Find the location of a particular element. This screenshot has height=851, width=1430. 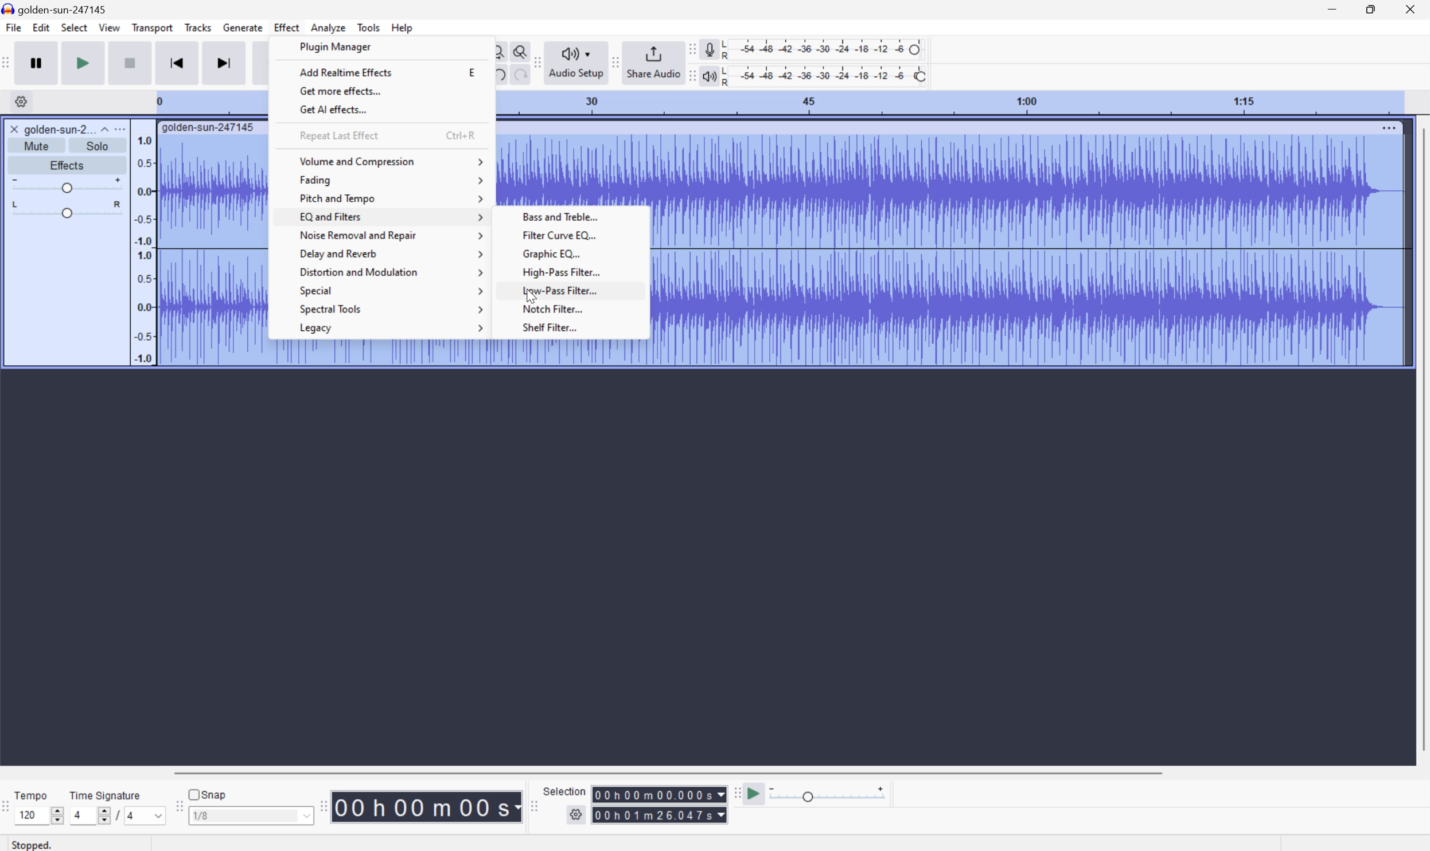

Audacity share audio toolbar is located at coordinates (616, 61).